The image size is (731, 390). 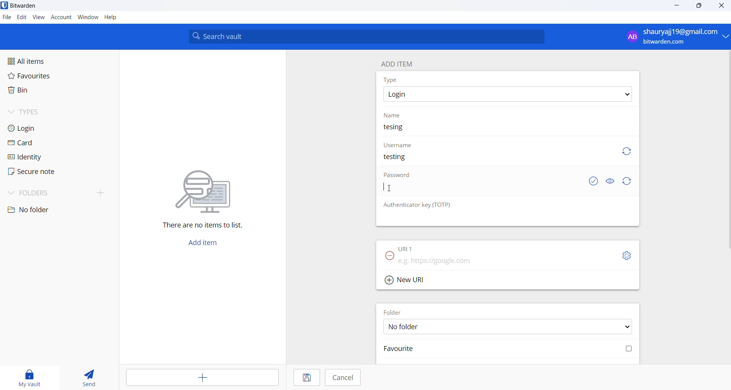 What do you see at coordinates (37, 111) in the screenshot?
I see `Types` at bounding box center [37, 111].